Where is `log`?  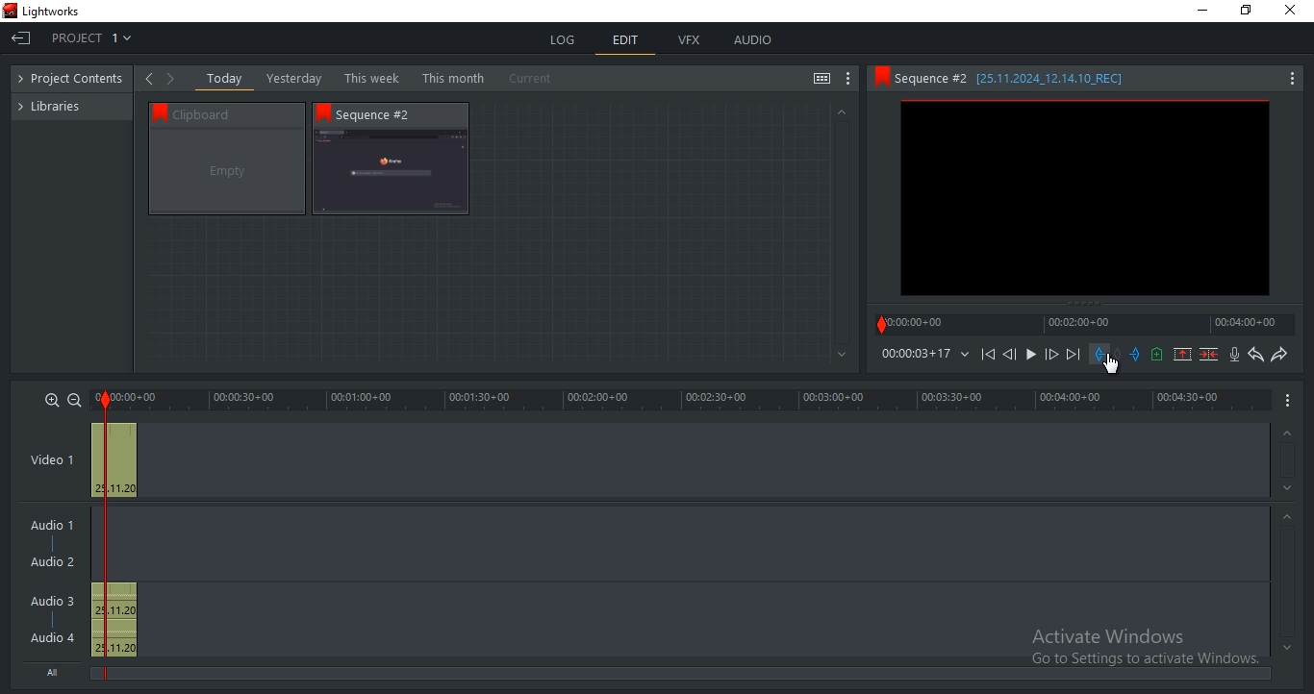 log is located at coordinates (565, 39).